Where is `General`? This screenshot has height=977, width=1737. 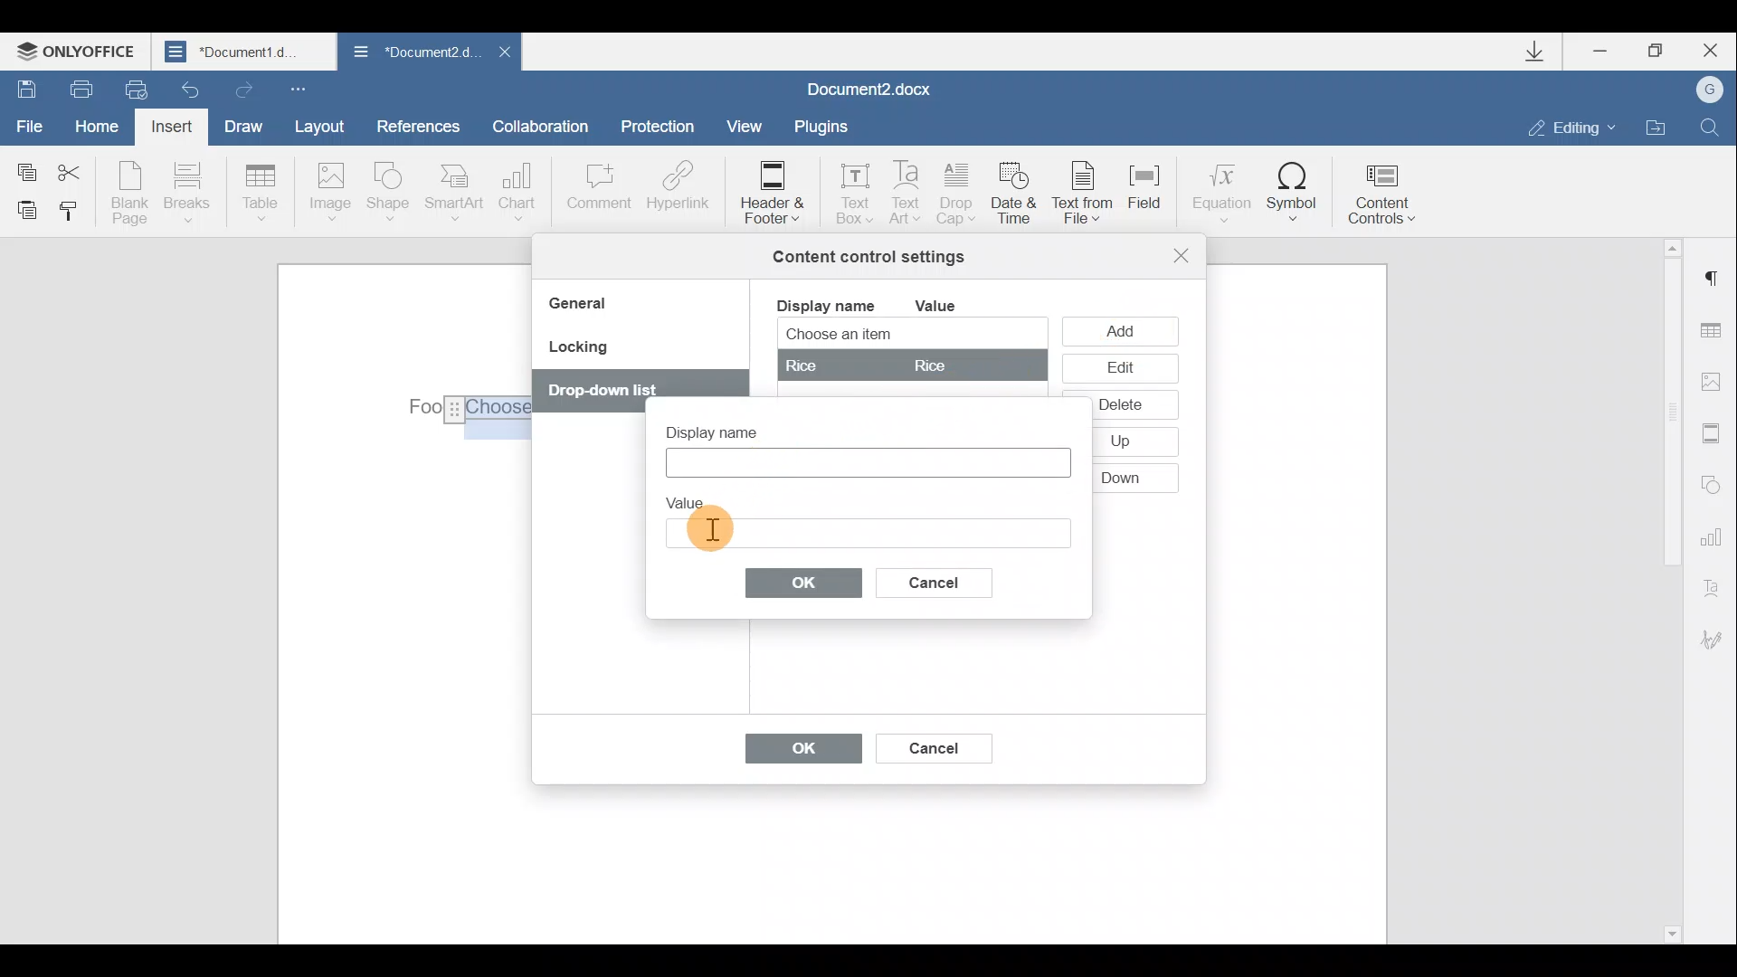 General is located at coordinates (584, 306).